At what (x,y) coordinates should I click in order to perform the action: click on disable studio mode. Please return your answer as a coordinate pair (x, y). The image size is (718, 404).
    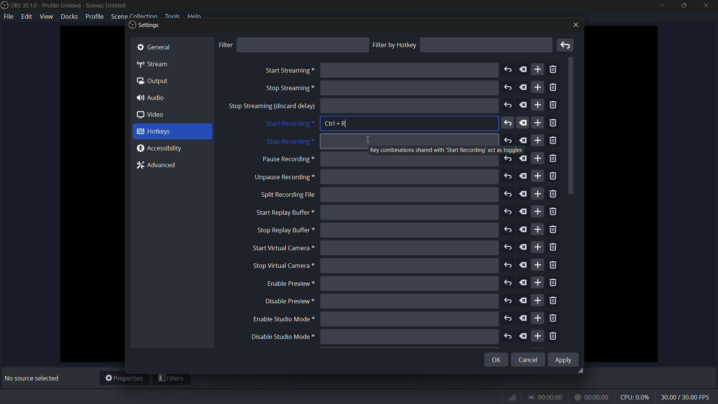
    Looking at the image, I should click on (282, 337).